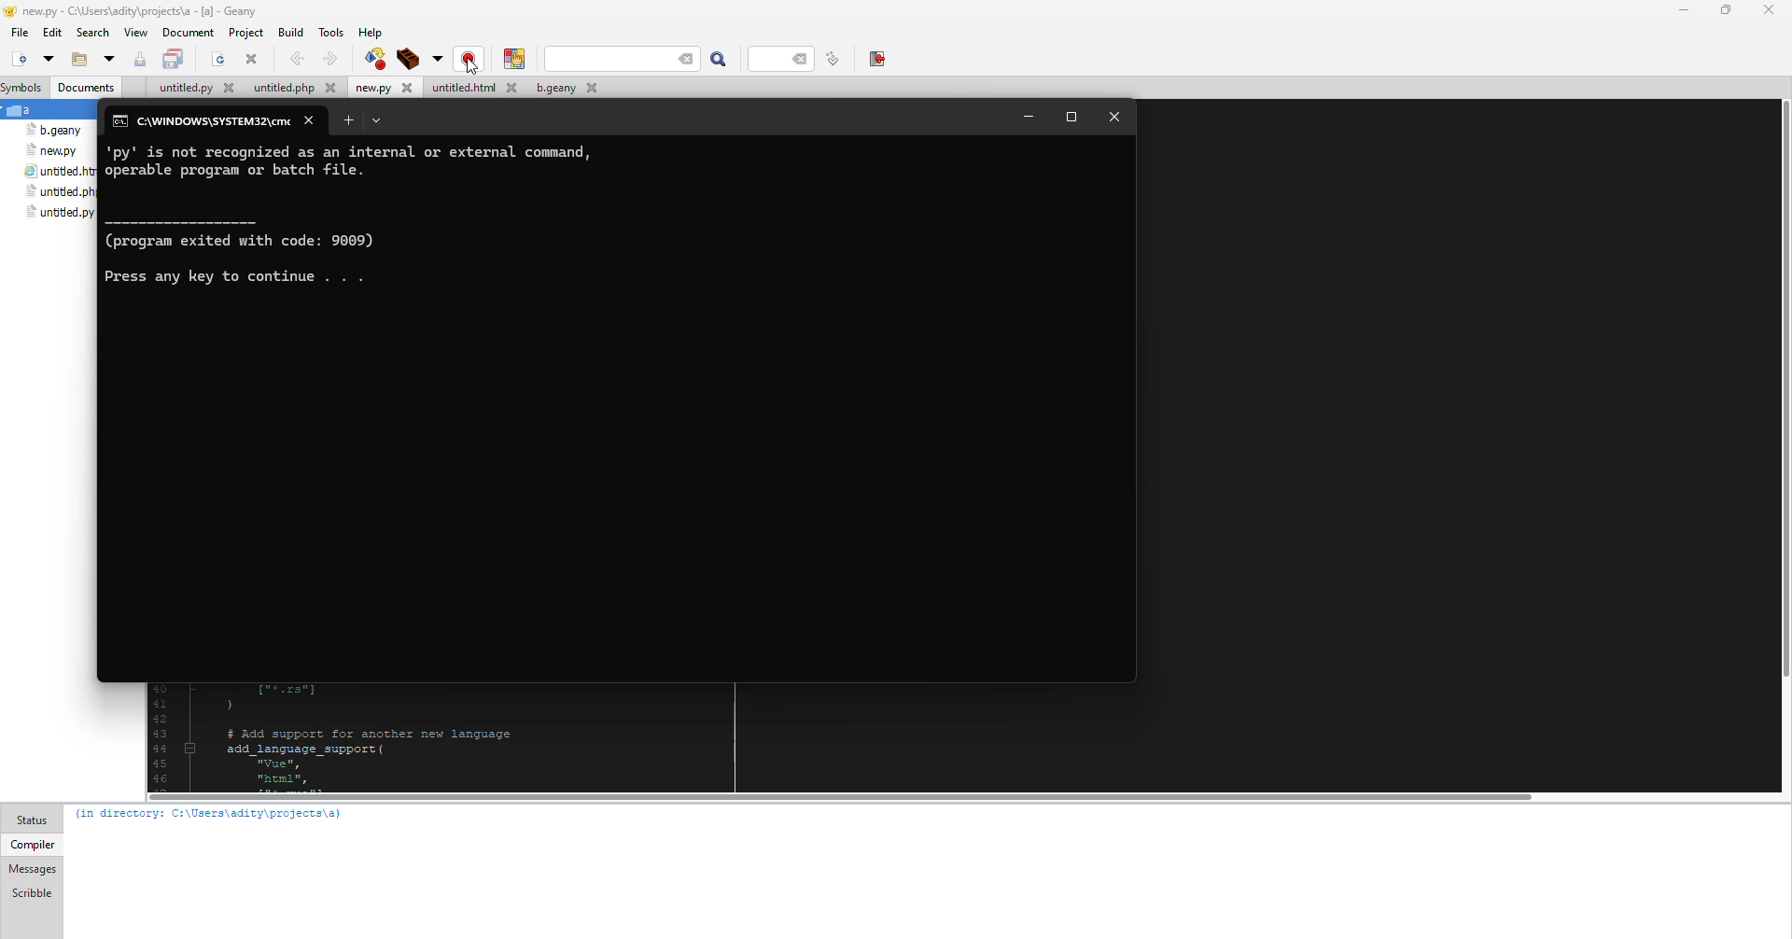 The width and height of the screenshot is (1792, 939). I want to click on file, so click(192, 88).